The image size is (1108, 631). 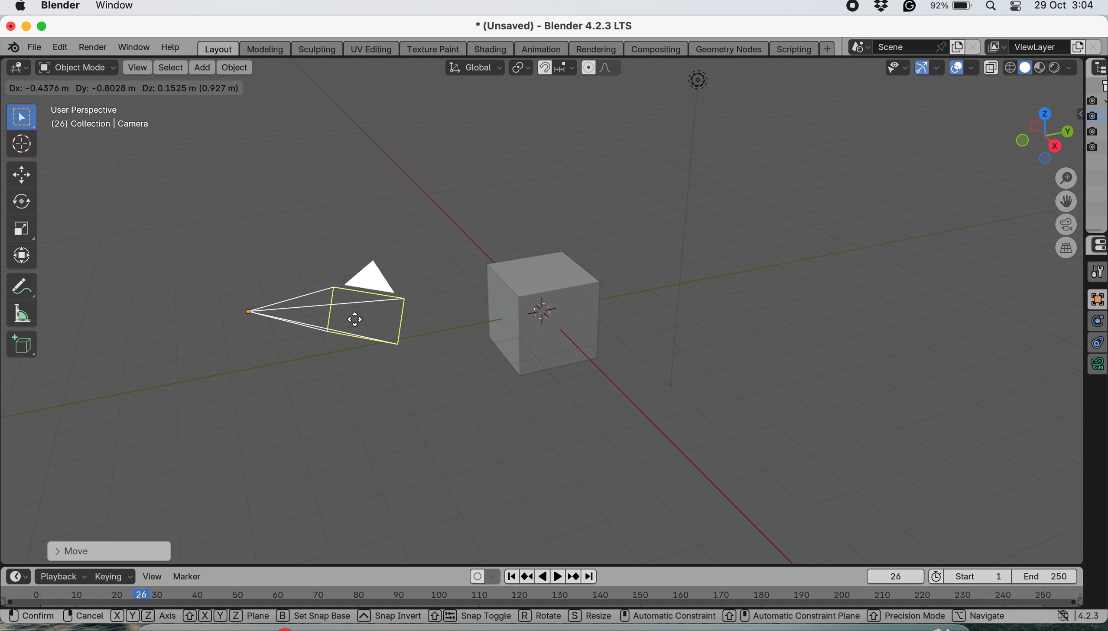 What do you see at coordinates (314, 48) in the screenshot?
I see `sculpting` at bounding box center [314, 48].